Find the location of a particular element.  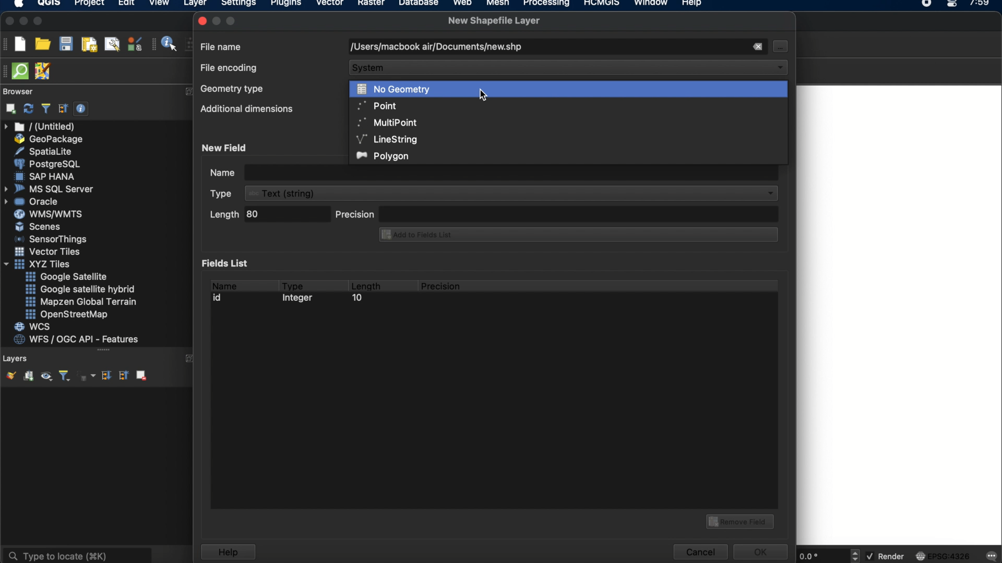

apple logo is located at coordinates (17, 4).